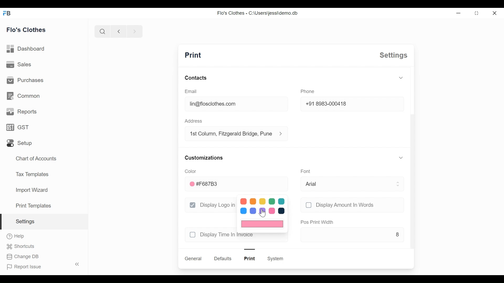 The height and width of the screenshot is (283, 504). Describe the element at coordinates (250, 258) in the screenshot. I see `print` at that location.